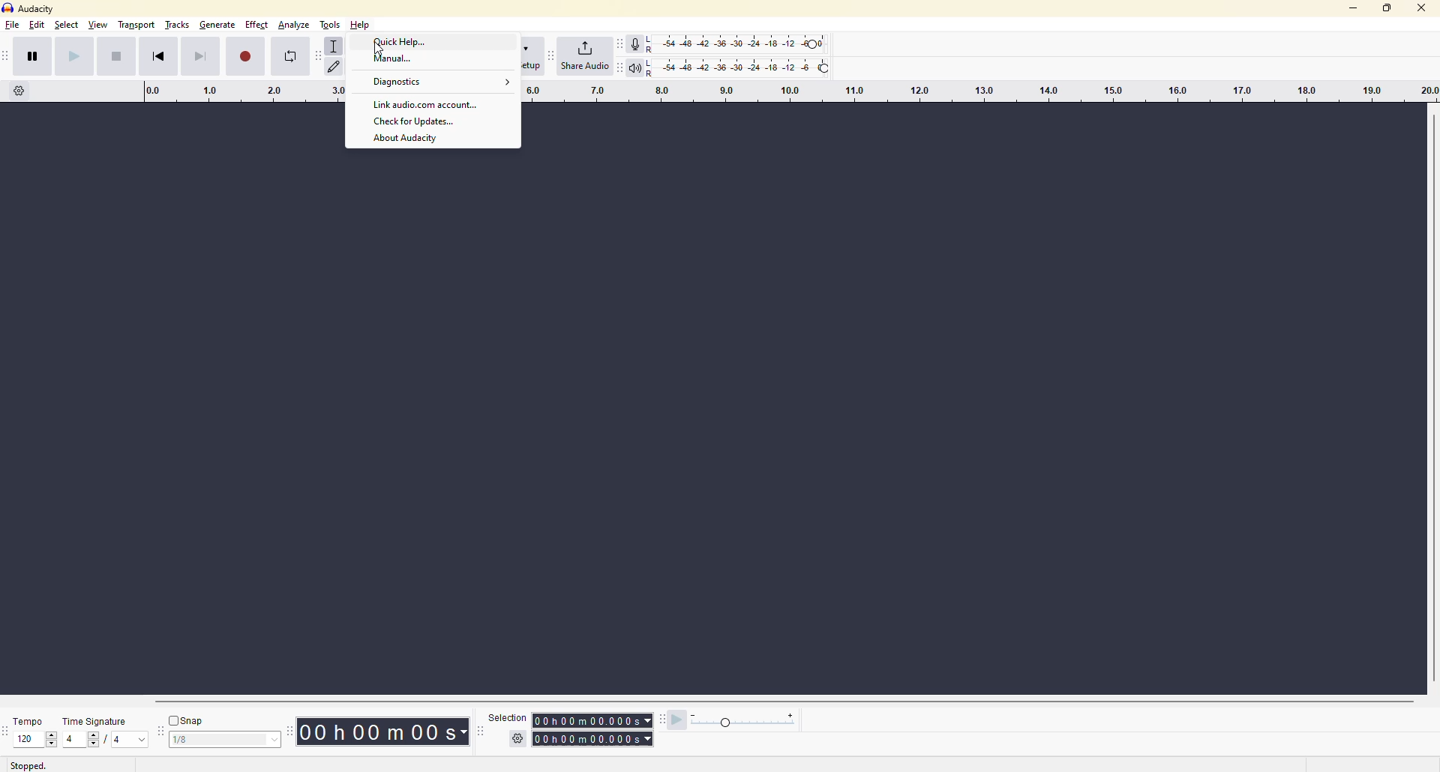 The height and width of the screenshot is (772, 1440). Describe the element at coordinates (636, 66) in the screenshot. I see `playback meter` at that location.